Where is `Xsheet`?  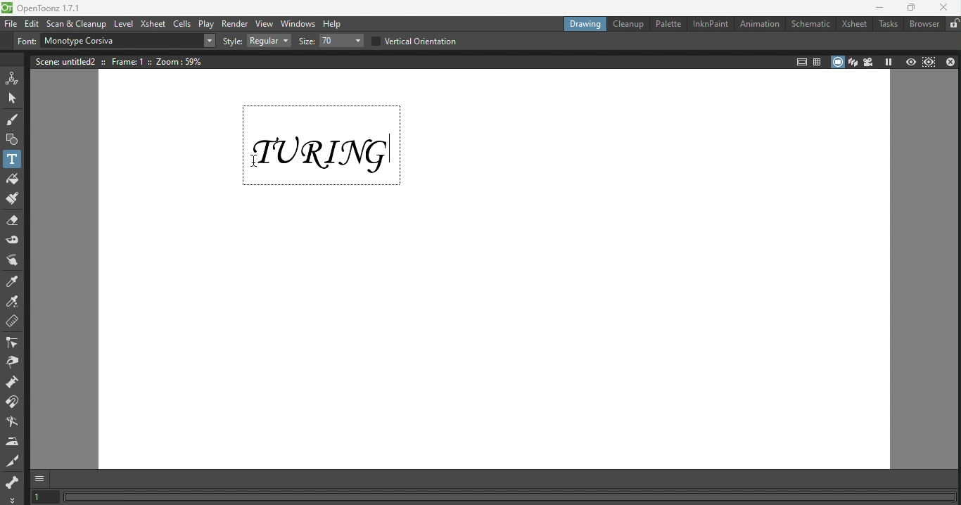 Xsheet is located at coordinates (153, 24).